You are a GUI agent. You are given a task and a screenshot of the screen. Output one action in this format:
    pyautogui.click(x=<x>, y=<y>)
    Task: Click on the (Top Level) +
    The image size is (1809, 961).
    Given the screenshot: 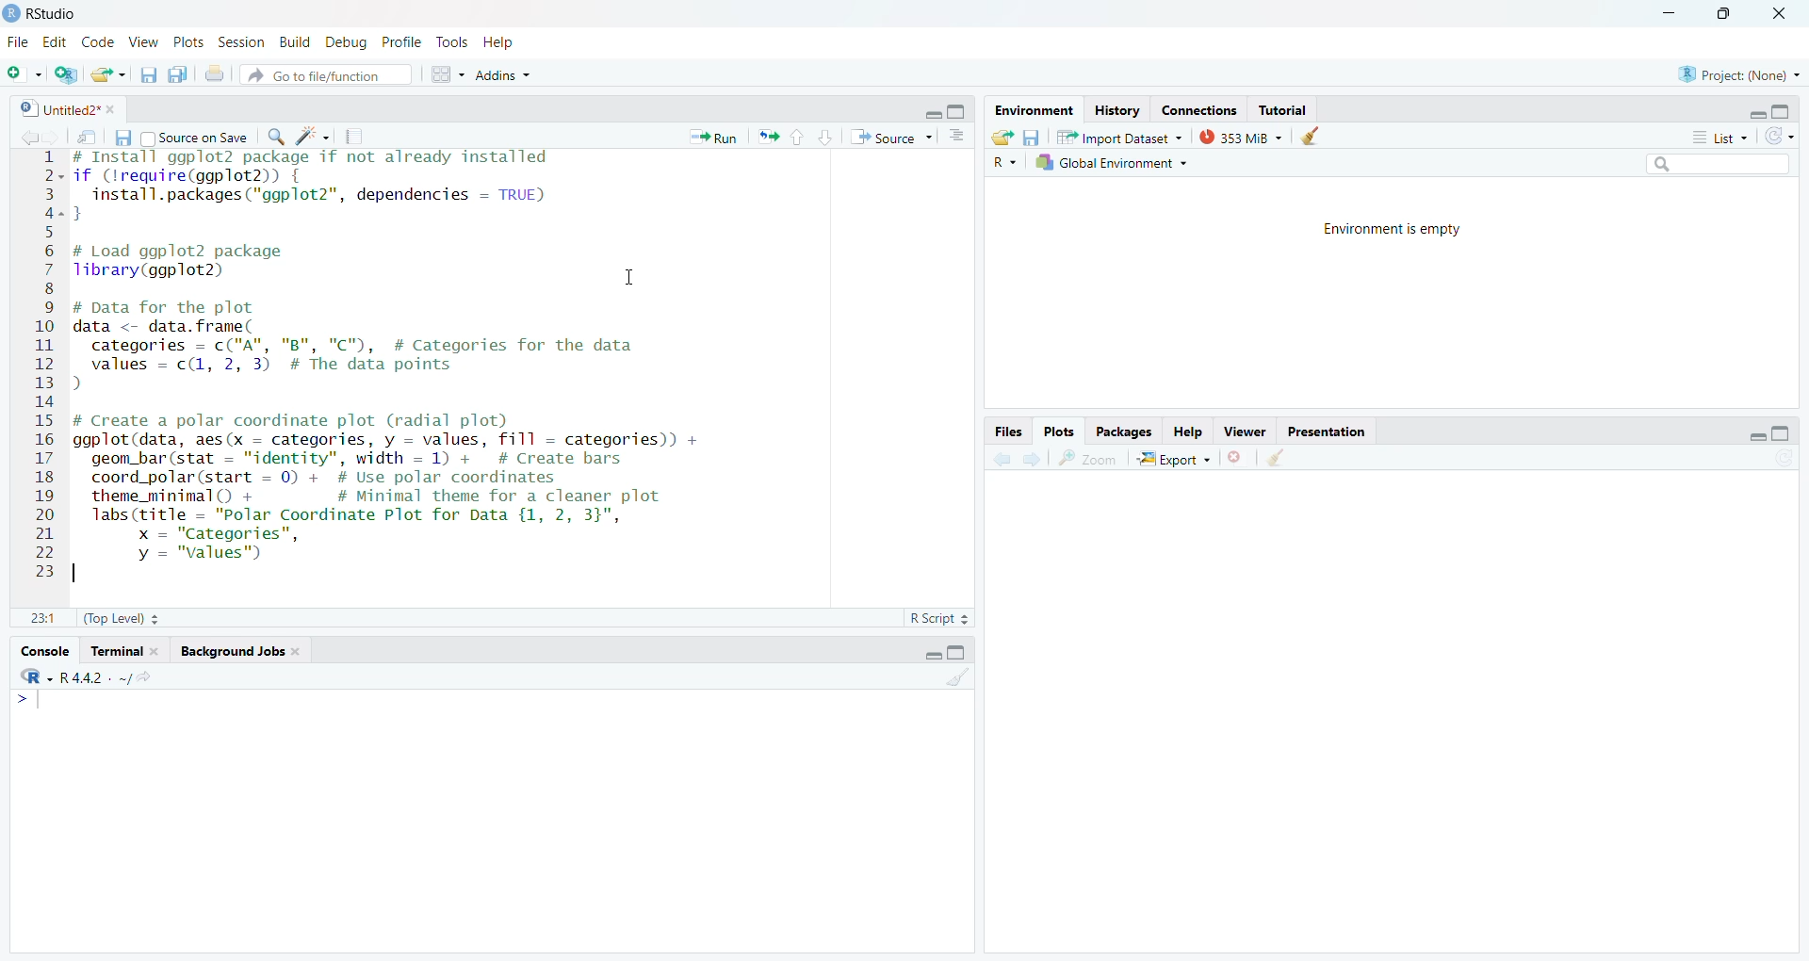 What is the action you would take?
    pyautogui.click(x=123, y=620)
    